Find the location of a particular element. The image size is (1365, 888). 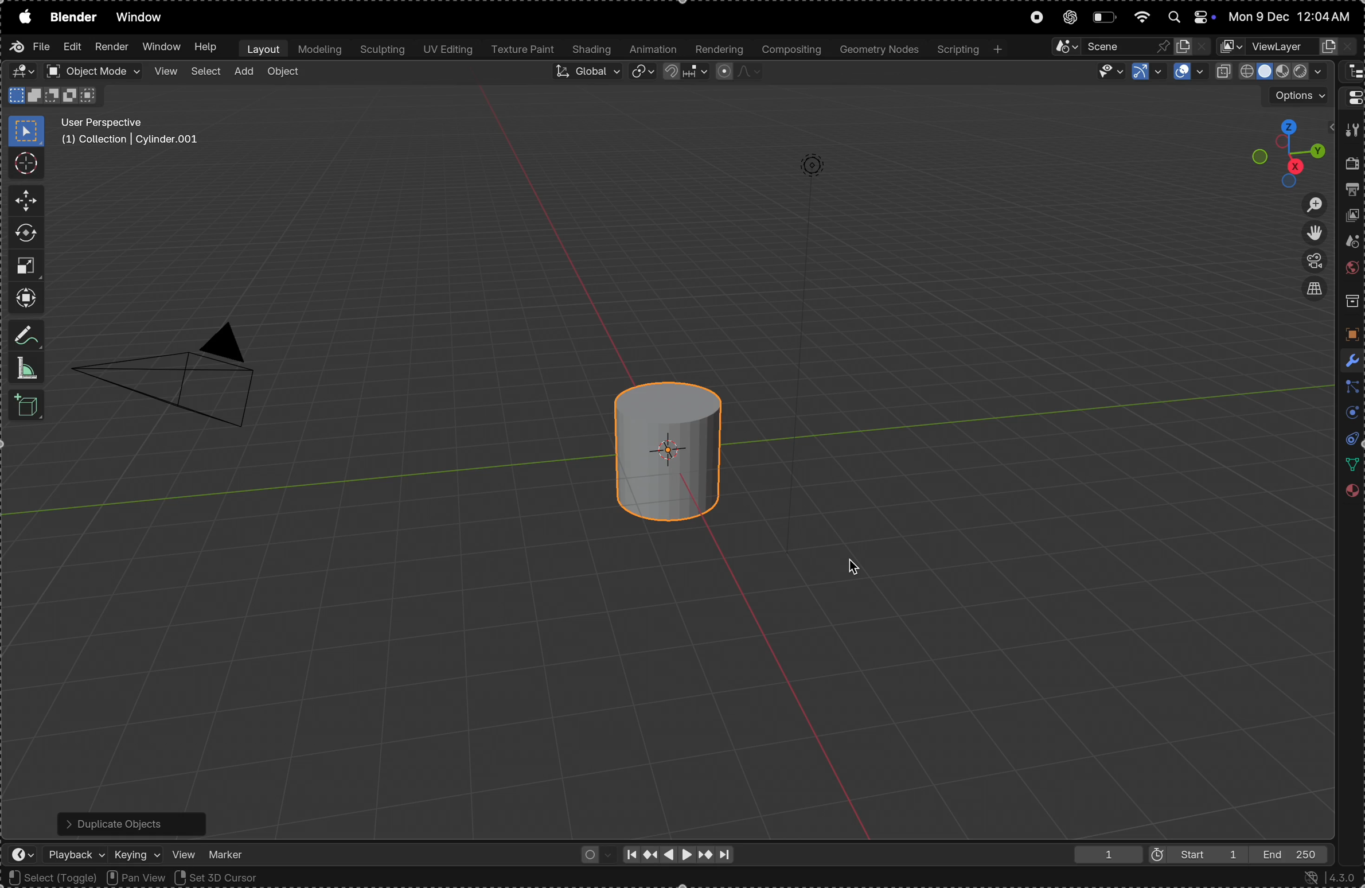

new scene is located at coordinates (1192, 44).